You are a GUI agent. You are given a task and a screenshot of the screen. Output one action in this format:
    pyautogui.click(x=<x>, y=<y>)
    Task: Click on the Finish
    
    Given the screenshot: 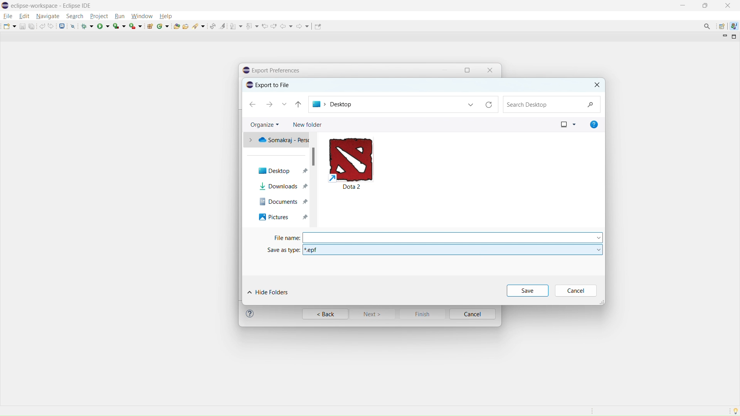 What is the action you would take?
    pyautogui.click(x=424, y=314)
    